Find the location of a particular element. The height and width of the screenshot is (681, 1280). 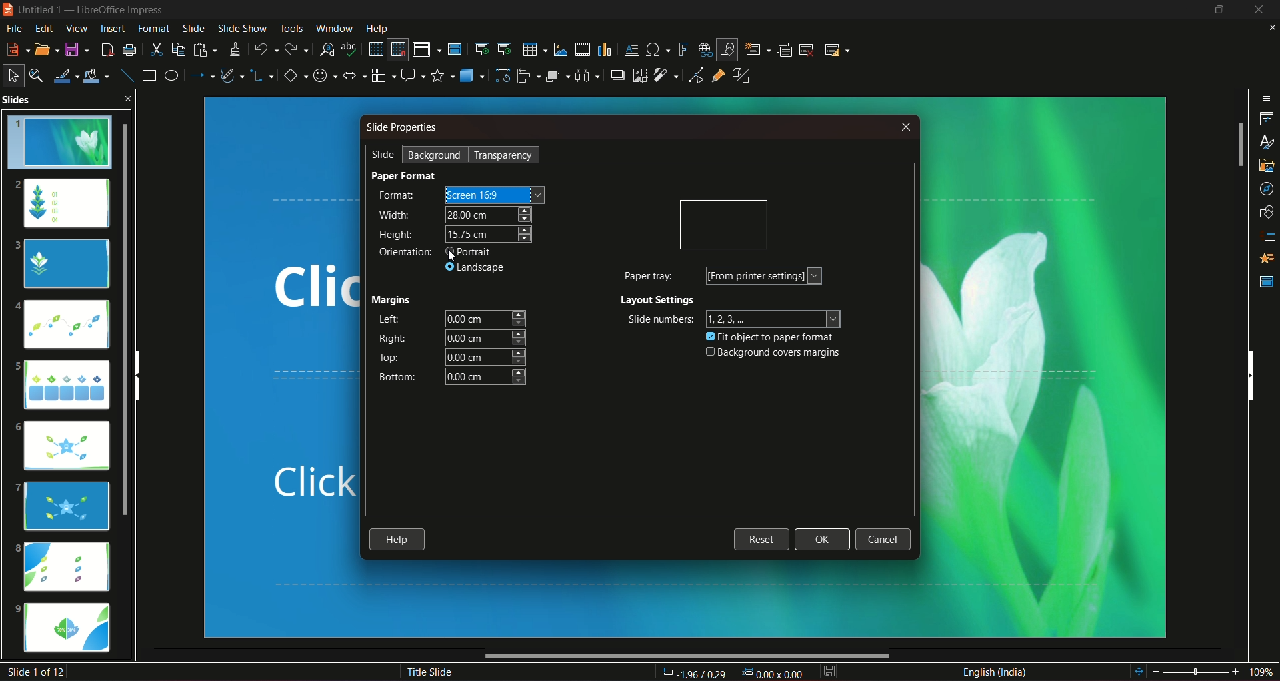

slide 1 is located at coordinates (64, 141).